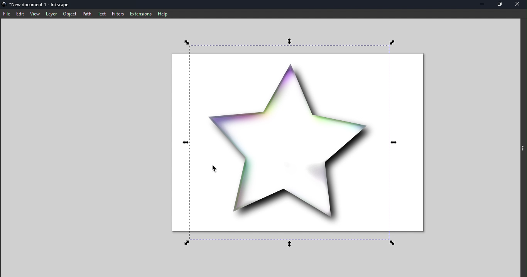  I want to click on Path, so click(88, 14).